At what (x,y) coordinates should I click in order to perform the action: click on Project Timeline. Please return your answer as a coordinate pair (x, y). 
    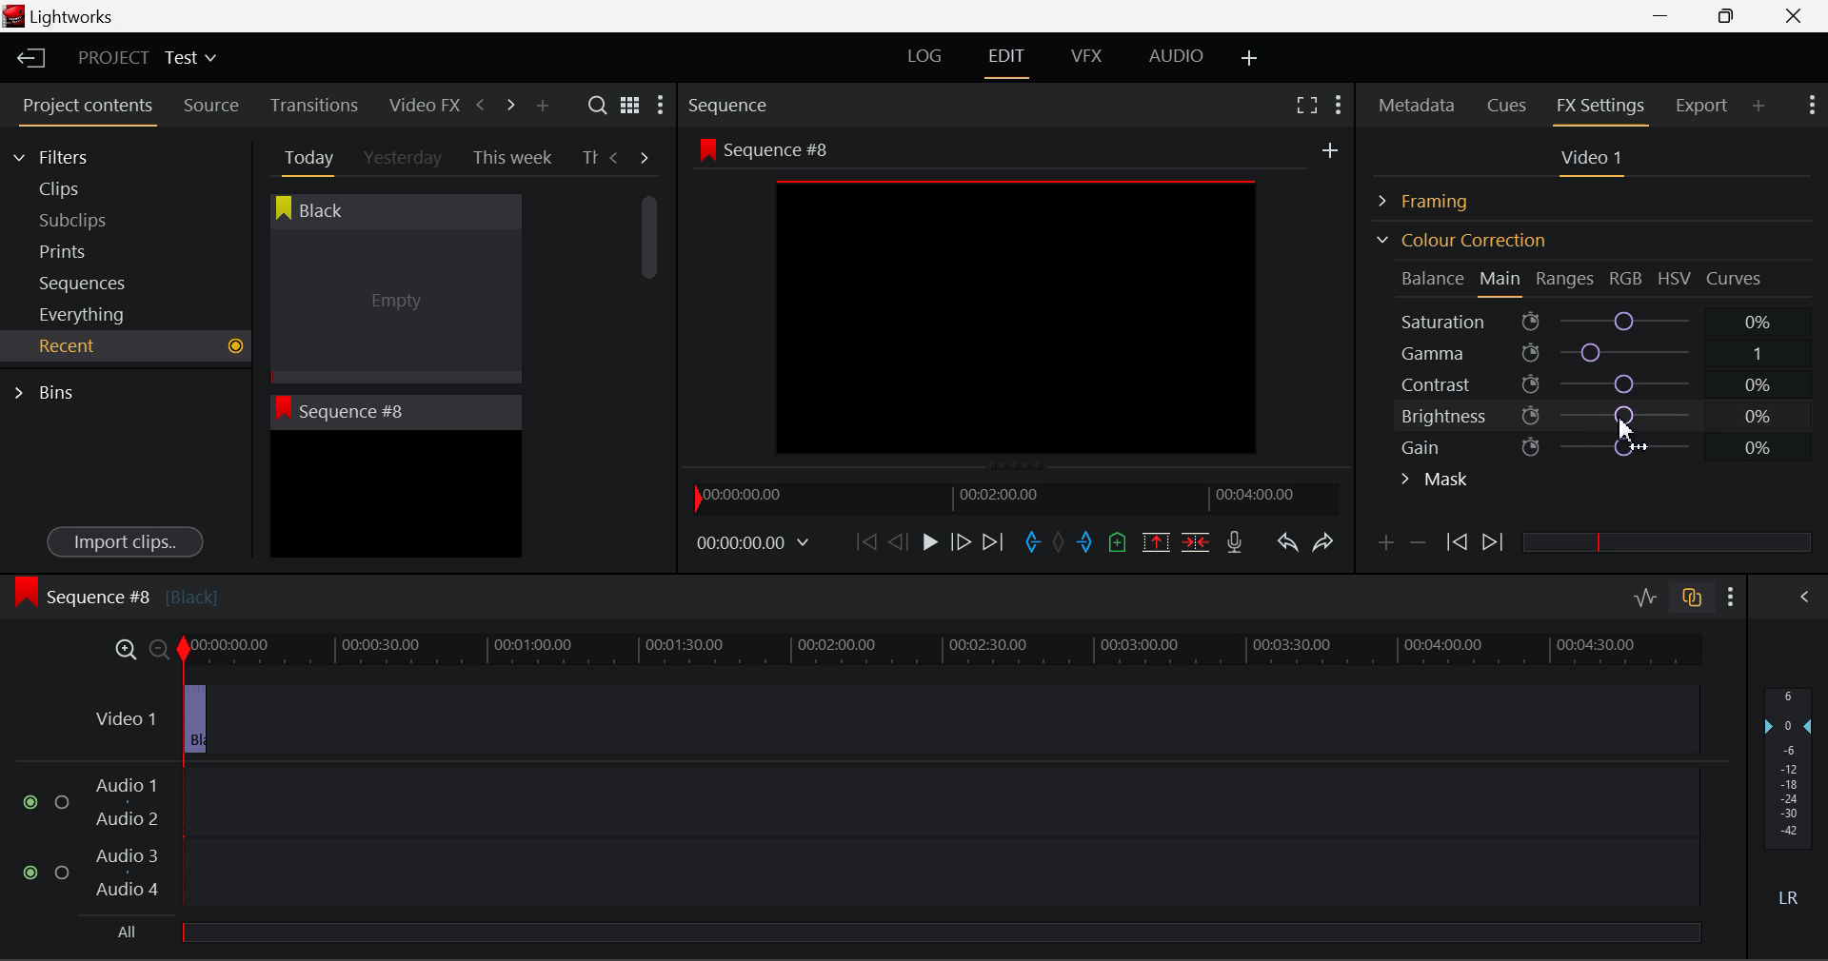
    Looking at the image, I should click on (943, 651).